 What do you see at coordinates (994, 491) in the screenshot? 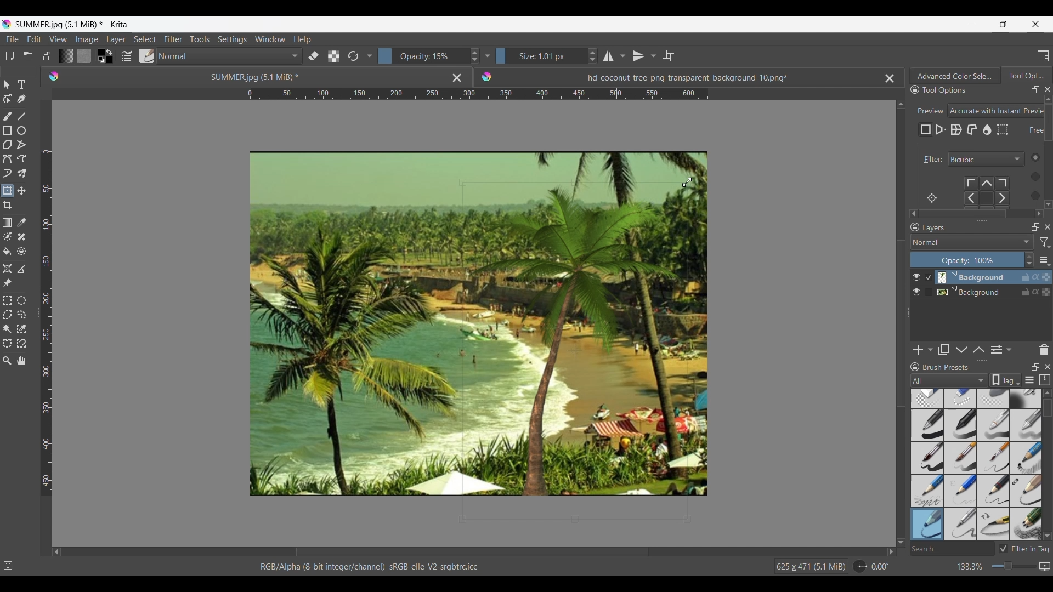
I see `pencil 2` at bounding box center [994, 491].